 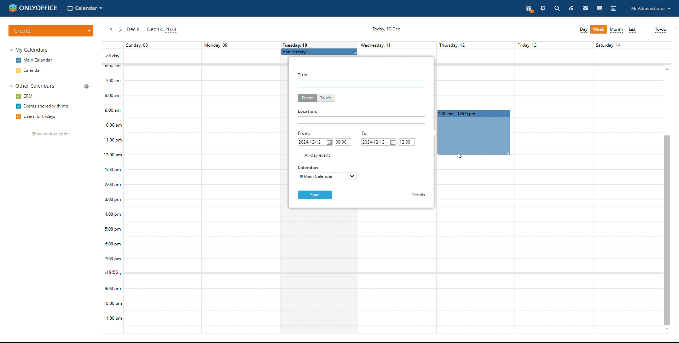 What do you see at coordinates (675, 341) in the screenshot?
I see `scroll down` at bounding box center [675, 341].